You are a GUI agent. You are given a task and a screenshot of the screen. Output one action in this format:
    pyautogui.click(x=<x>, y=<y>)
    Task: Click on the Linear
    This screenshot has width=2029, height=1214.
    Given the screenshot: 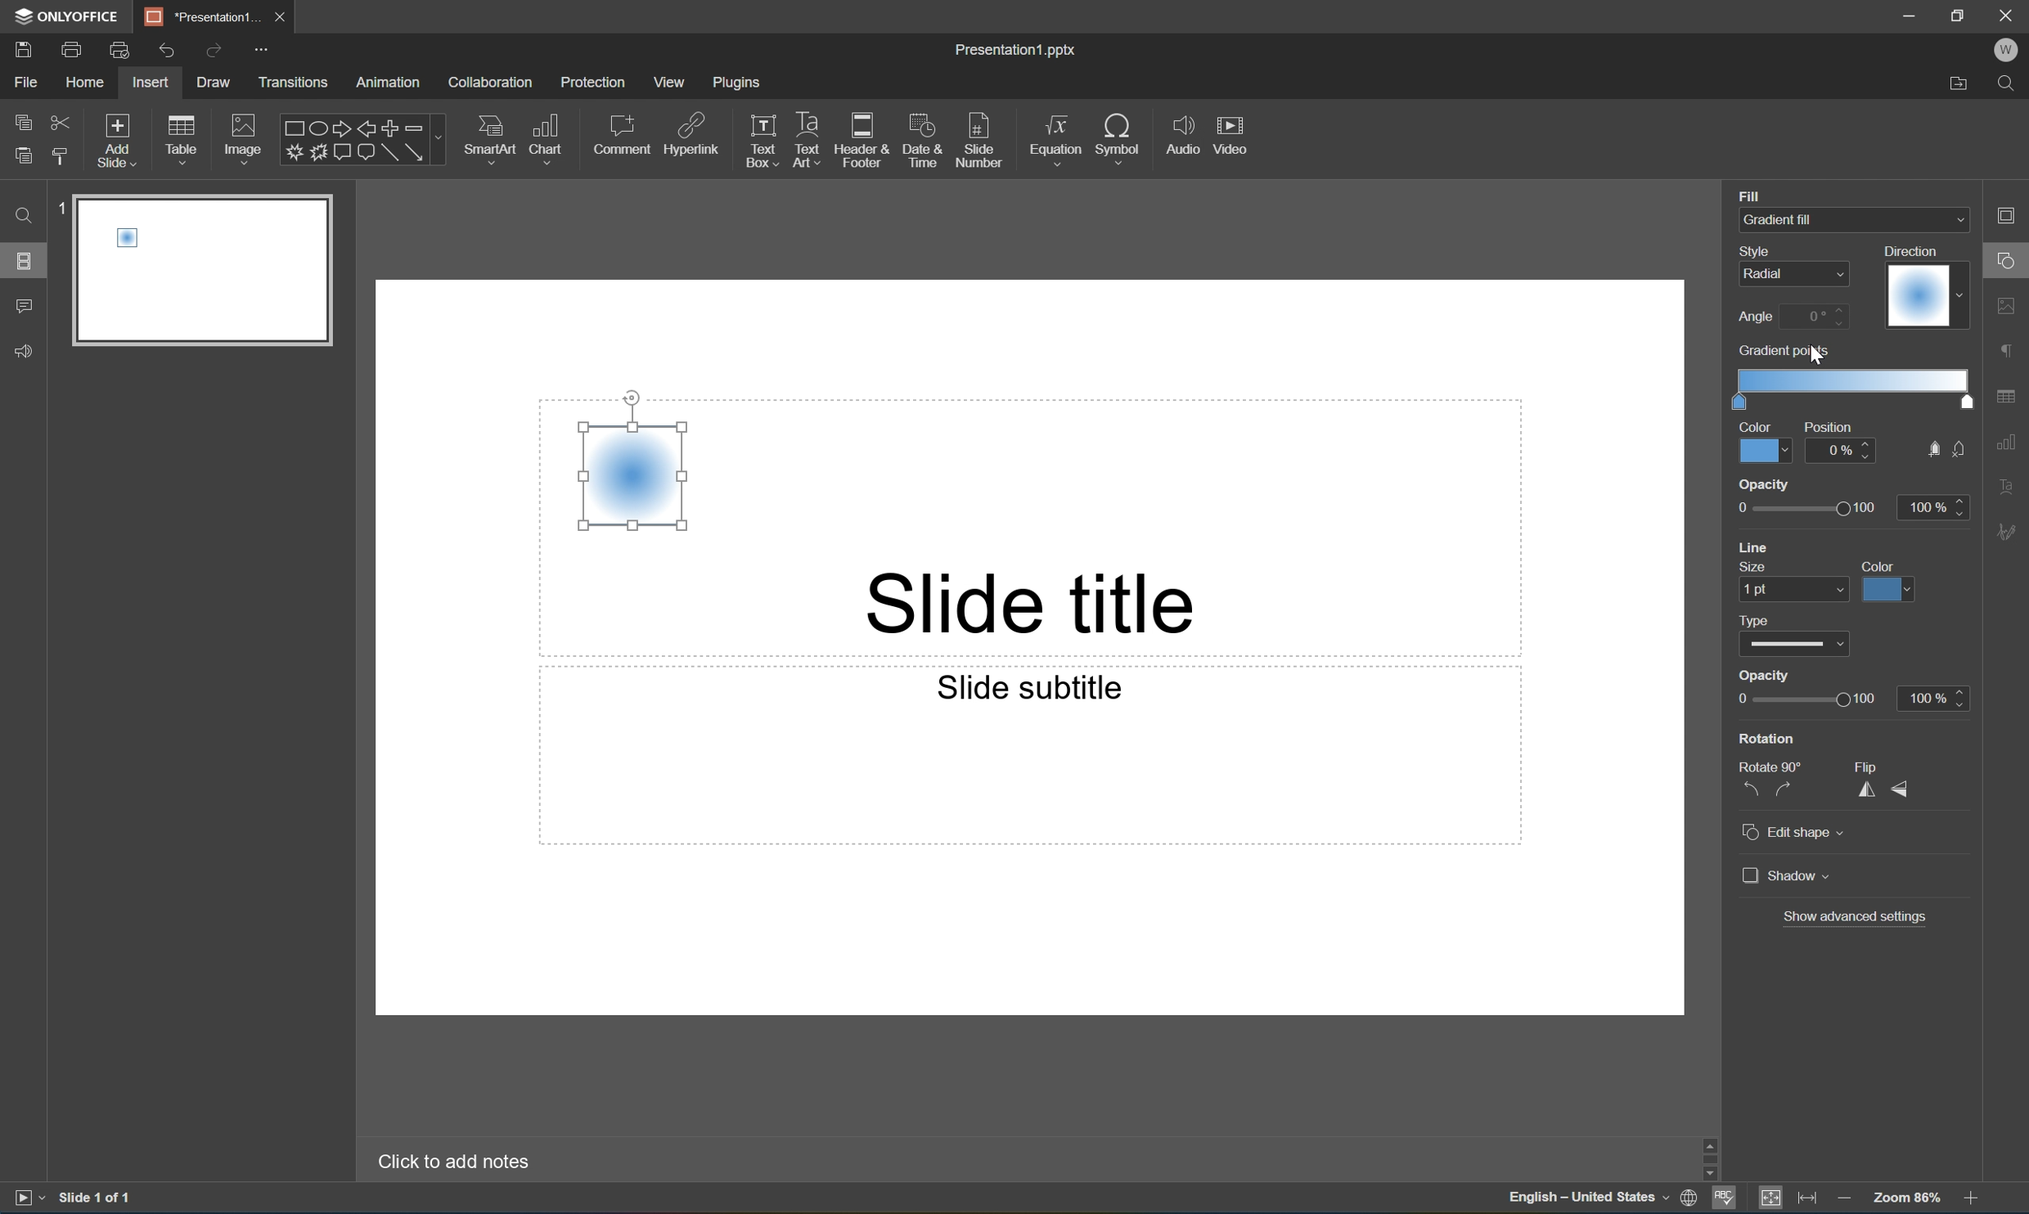 What is the action you would take?
    pyautogui.click(x=632, y=476)
    